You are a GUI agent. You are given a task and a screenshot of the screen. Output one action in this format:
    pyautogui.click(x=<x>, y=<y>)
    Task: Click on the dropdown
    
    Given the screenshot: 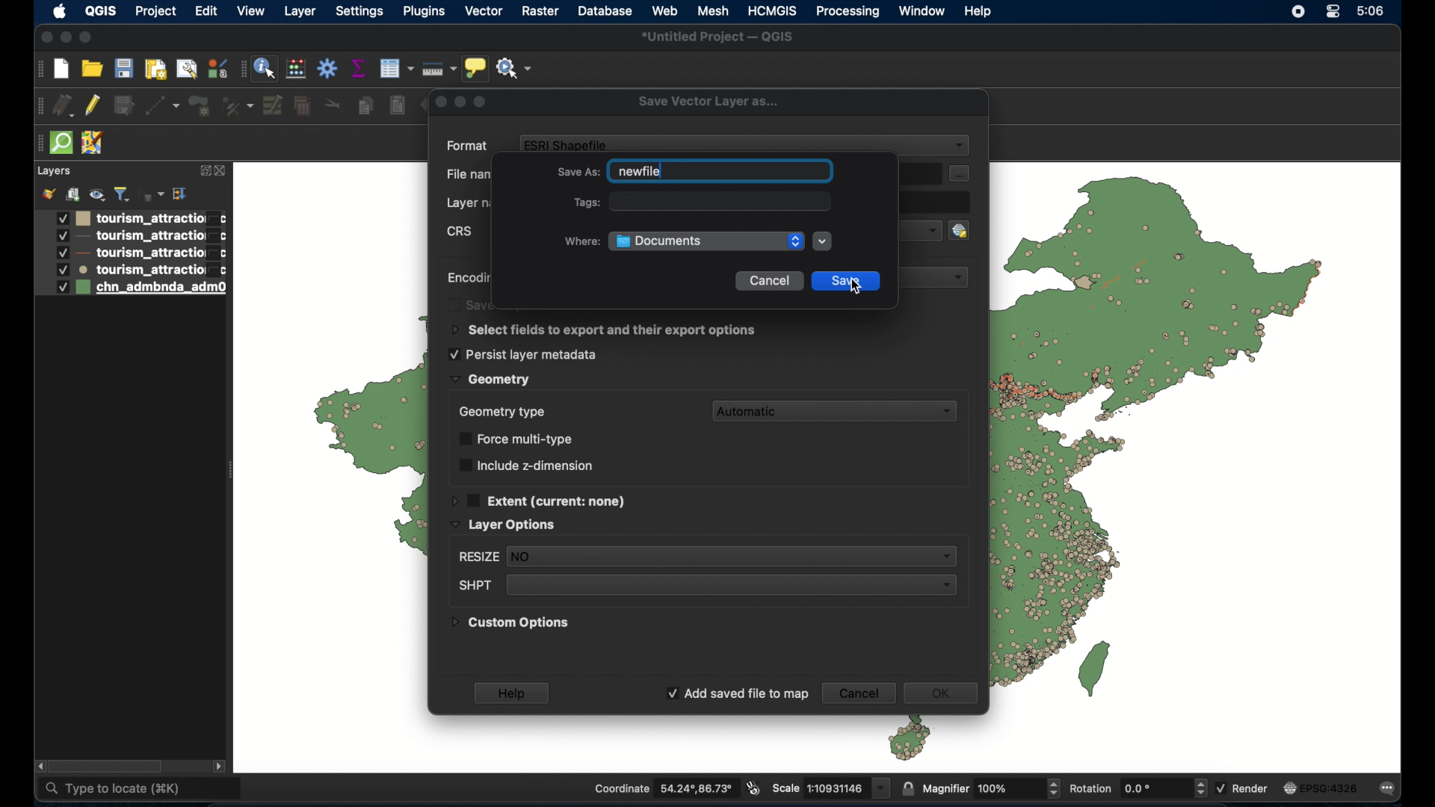 What is the action you would take?
    pyautogui.click(x=942, y=277)
    